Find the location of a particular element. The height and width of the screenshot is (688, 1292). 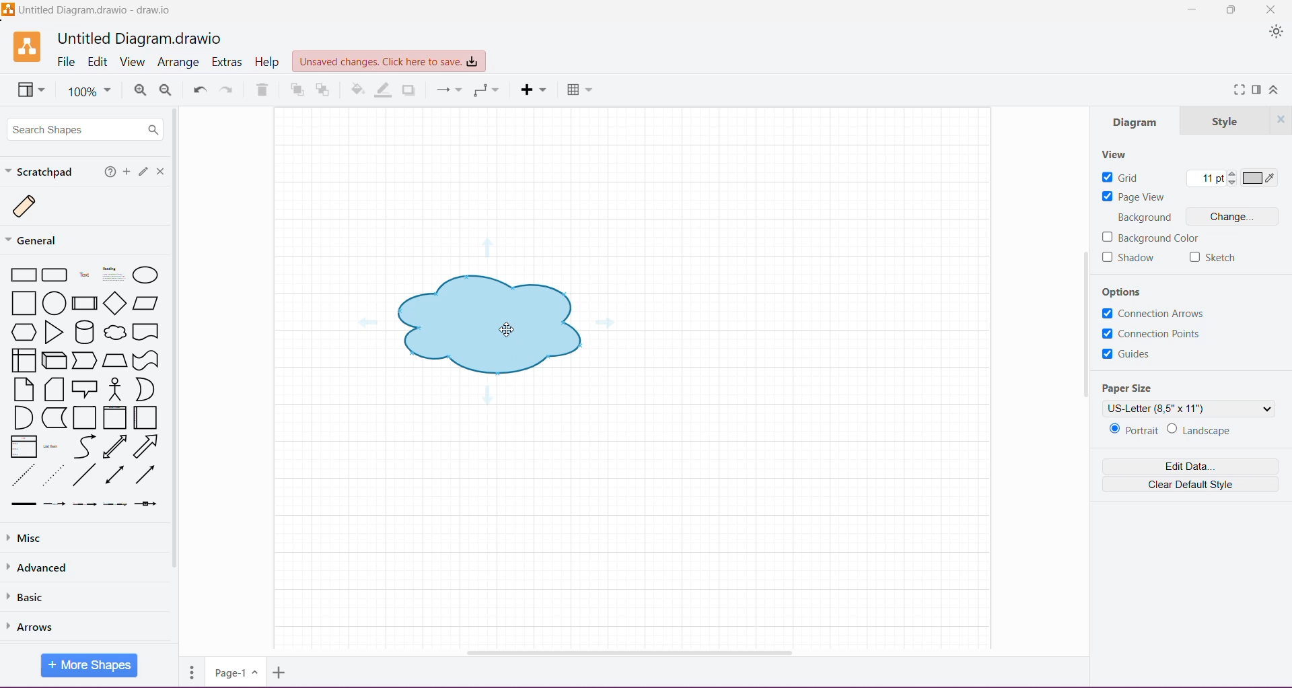

Arrows is located at coordinates (34, 627).